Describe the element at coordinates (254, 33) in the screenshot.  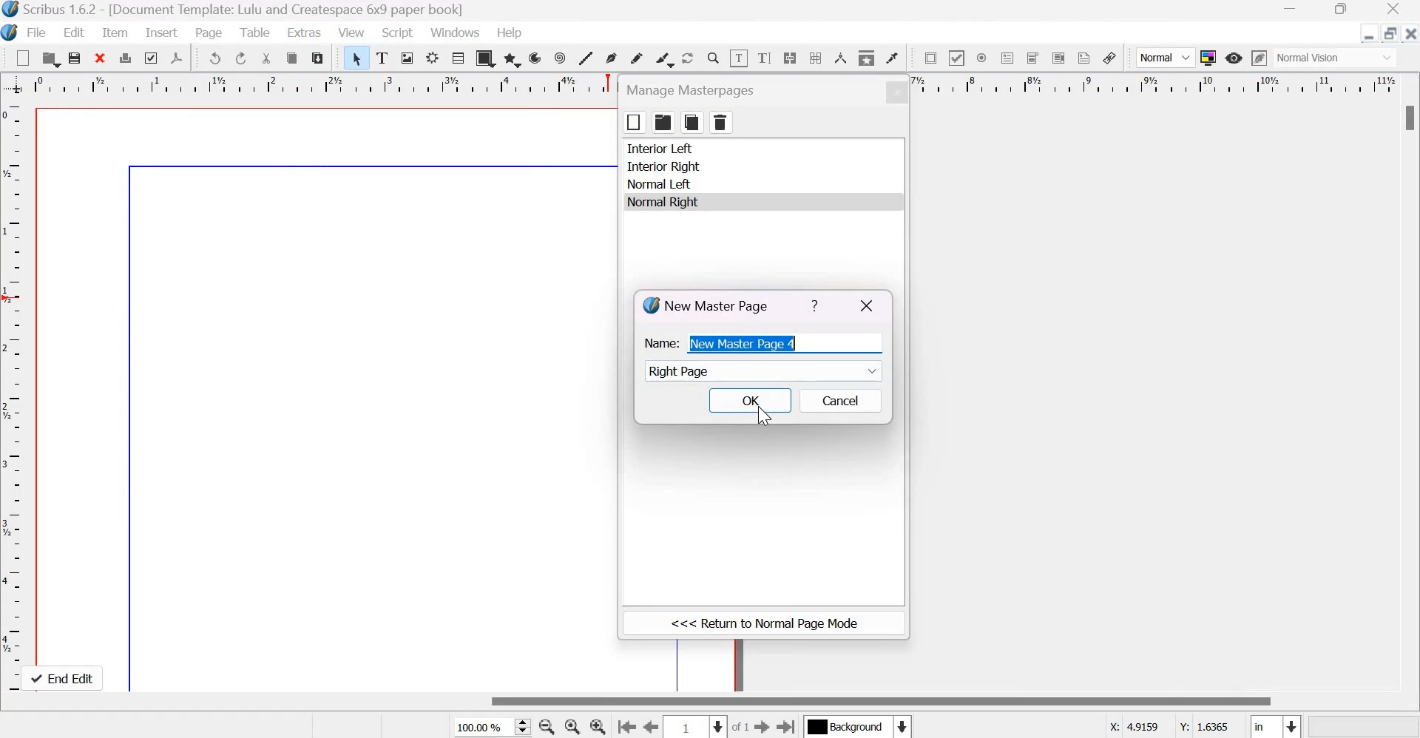
I see `Table` at that location.